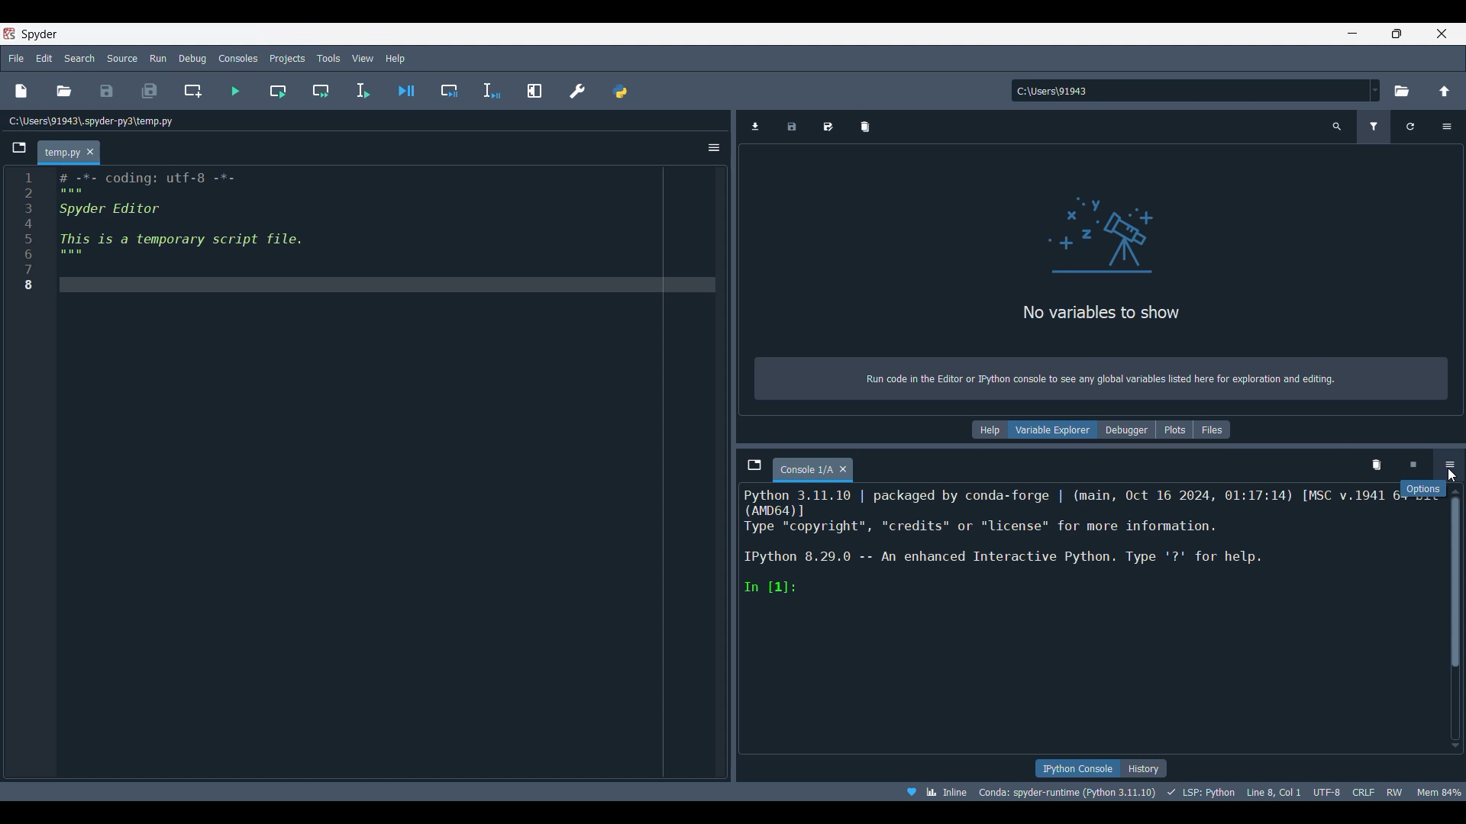  I want to click on Software name, so click(40, 34).